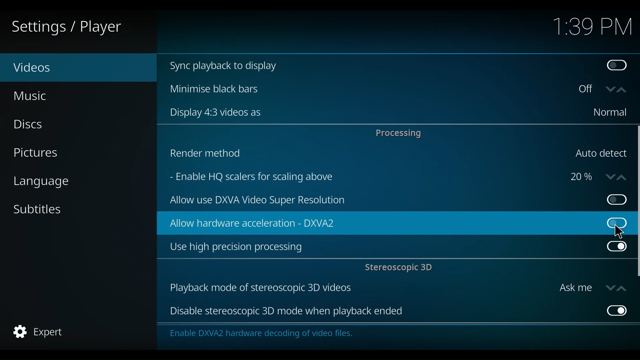 Image resolution: width=640 pixels, height=360 pixels. What do you see at coordinates (71, 27) in the screenshot?
I see `Settings / Player` at bounding box center [71, 27].